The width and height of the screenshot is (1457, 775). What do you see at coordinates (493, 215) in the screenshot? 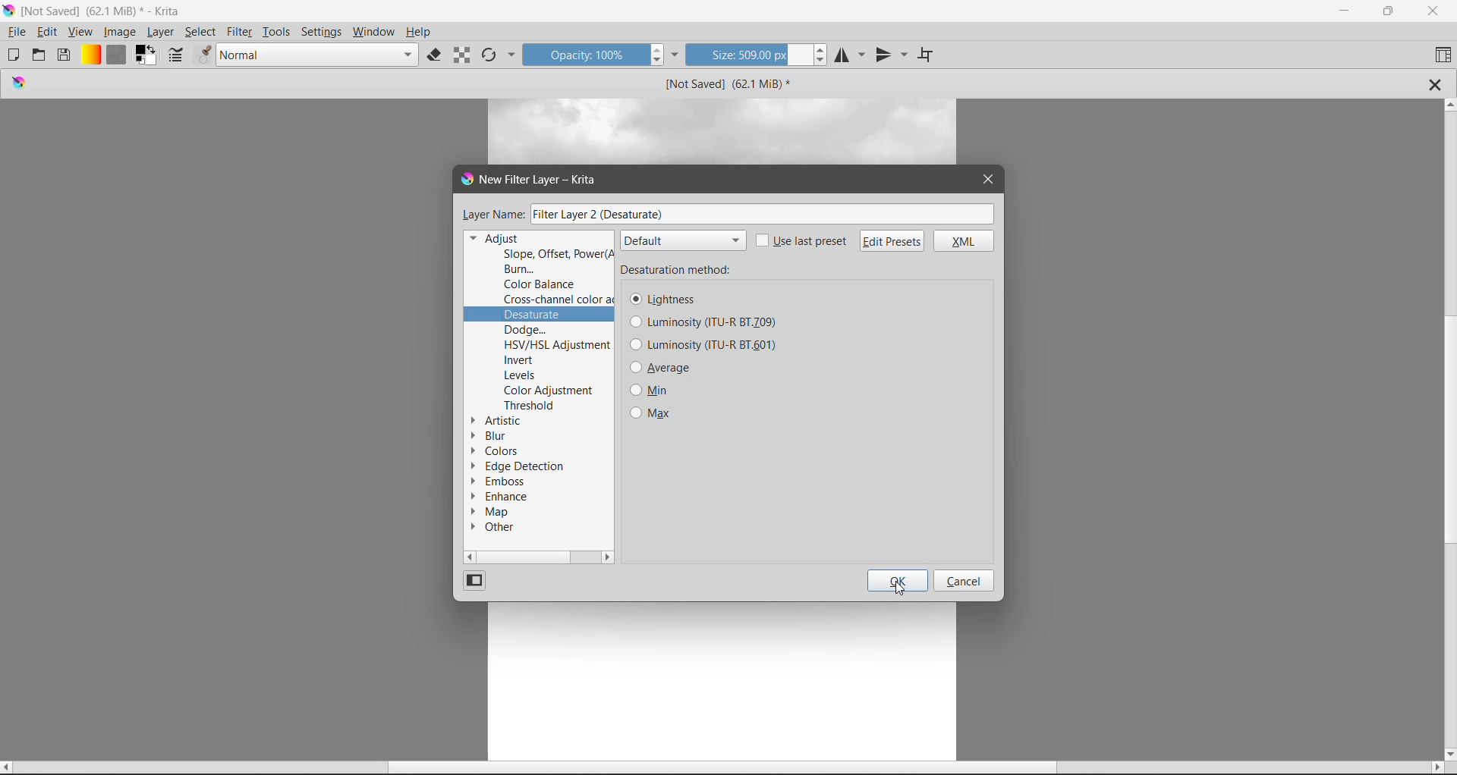
I see `Layer Name` at bounding box center [493, 215].